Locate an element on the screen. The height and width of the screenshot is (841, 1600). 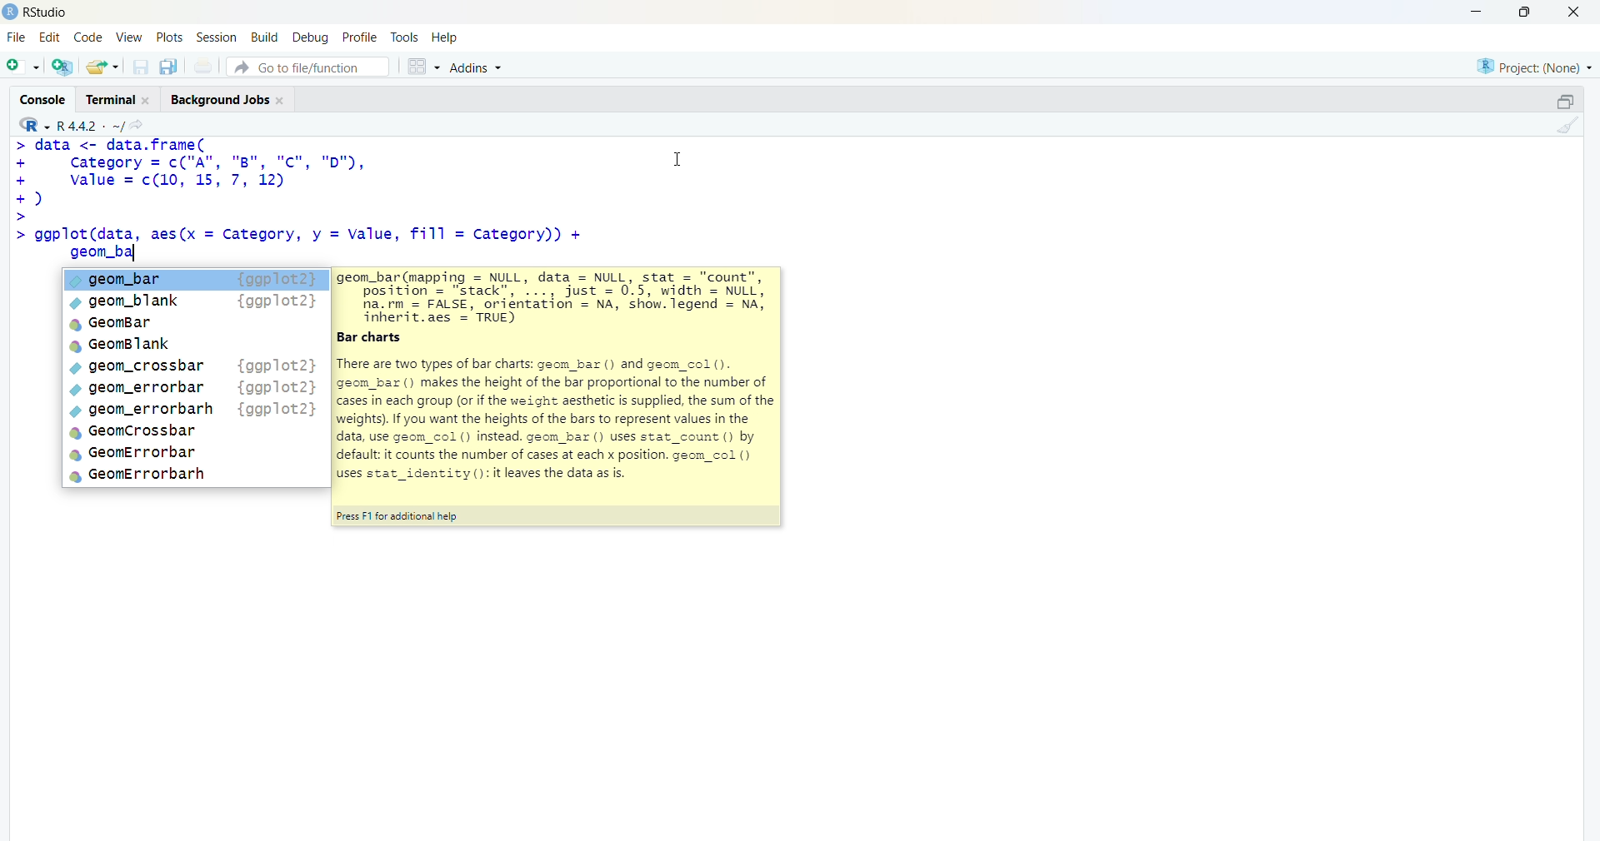
grid view is located at coordinates (422, 66).